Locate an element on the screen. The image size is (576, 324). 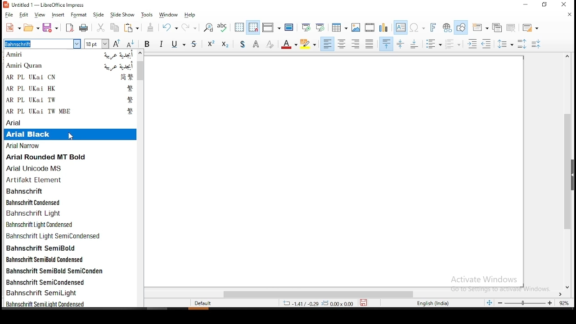
duplicate slide is located at coordinates (499, 27).